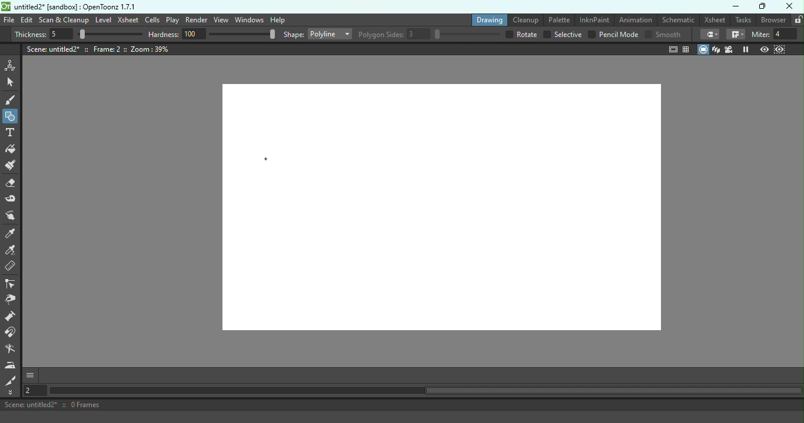  Describe the element at coordinates (12, 133) in the screenshot. I see `Type tool` at that location.